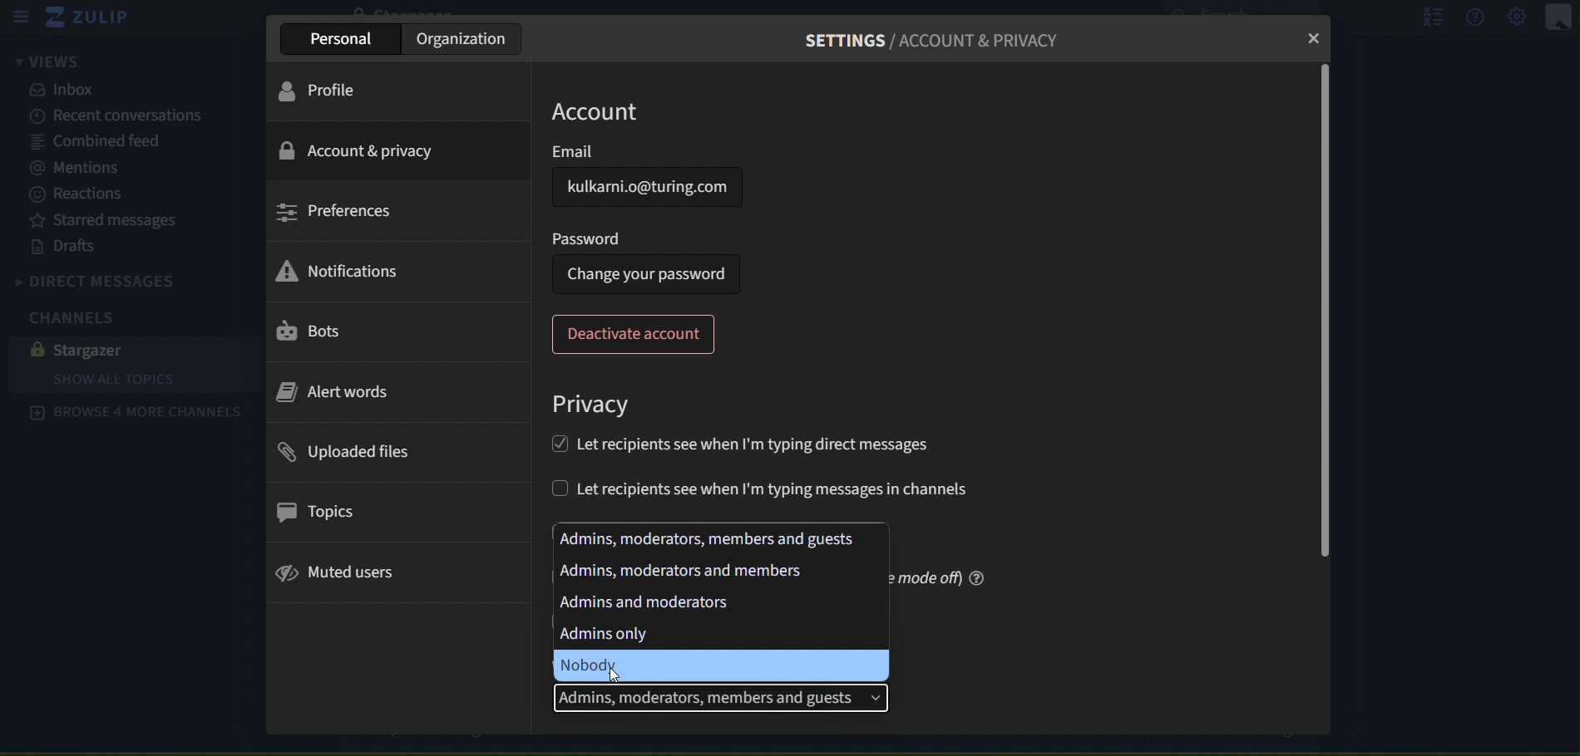 The width and height of the screenshot is (1580, 756). I want to click on scrollbar, so click(1321, 313).